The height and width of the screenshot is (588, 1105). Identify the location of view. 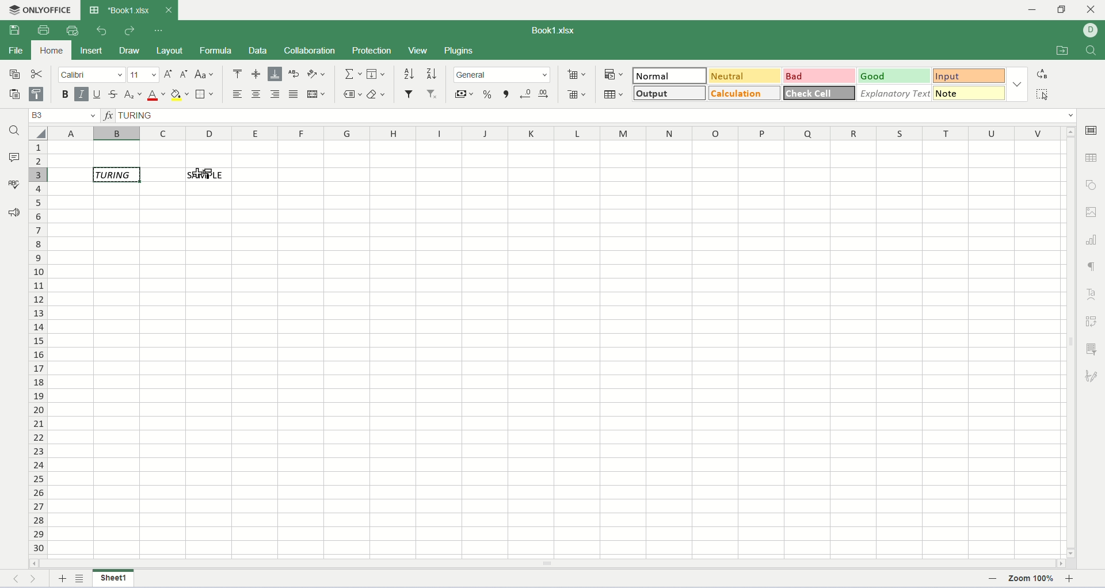
(417, 50).